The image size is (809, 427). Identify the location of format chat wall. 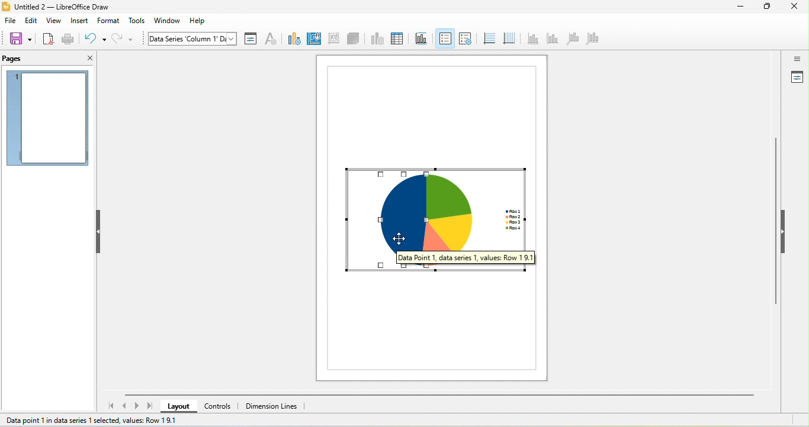
(332, 38).